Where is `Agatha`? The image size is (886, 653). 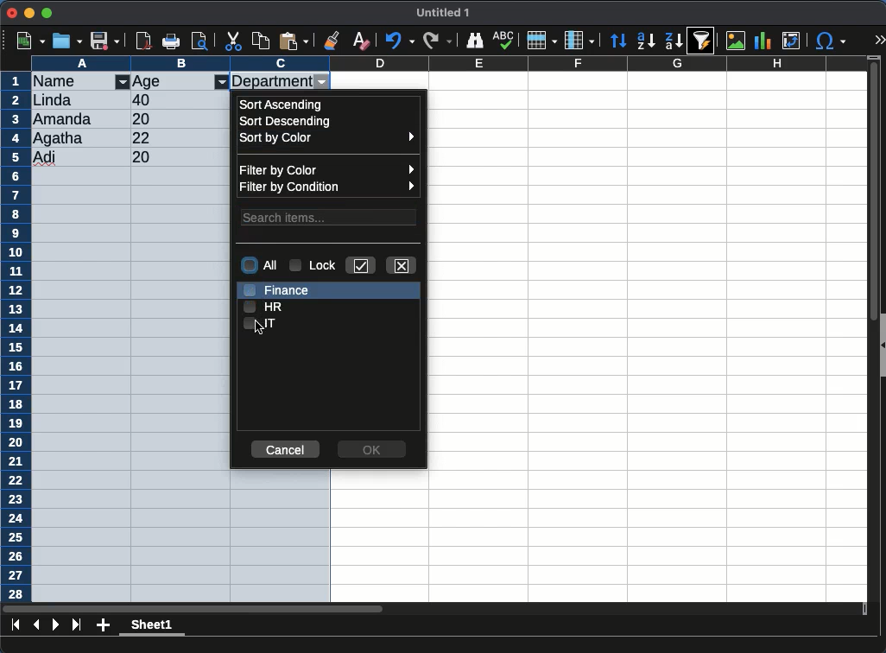
Agatha is located at coordinates (59, 138).